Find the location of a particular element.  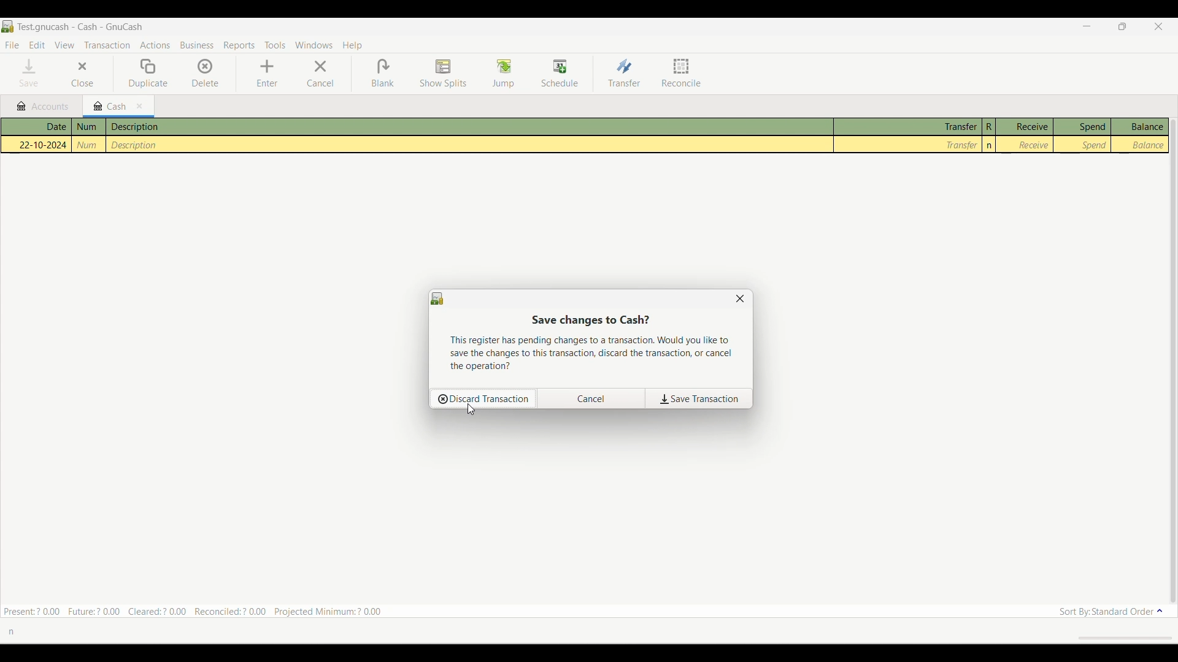

Enter is located at coordinates (267, 73).